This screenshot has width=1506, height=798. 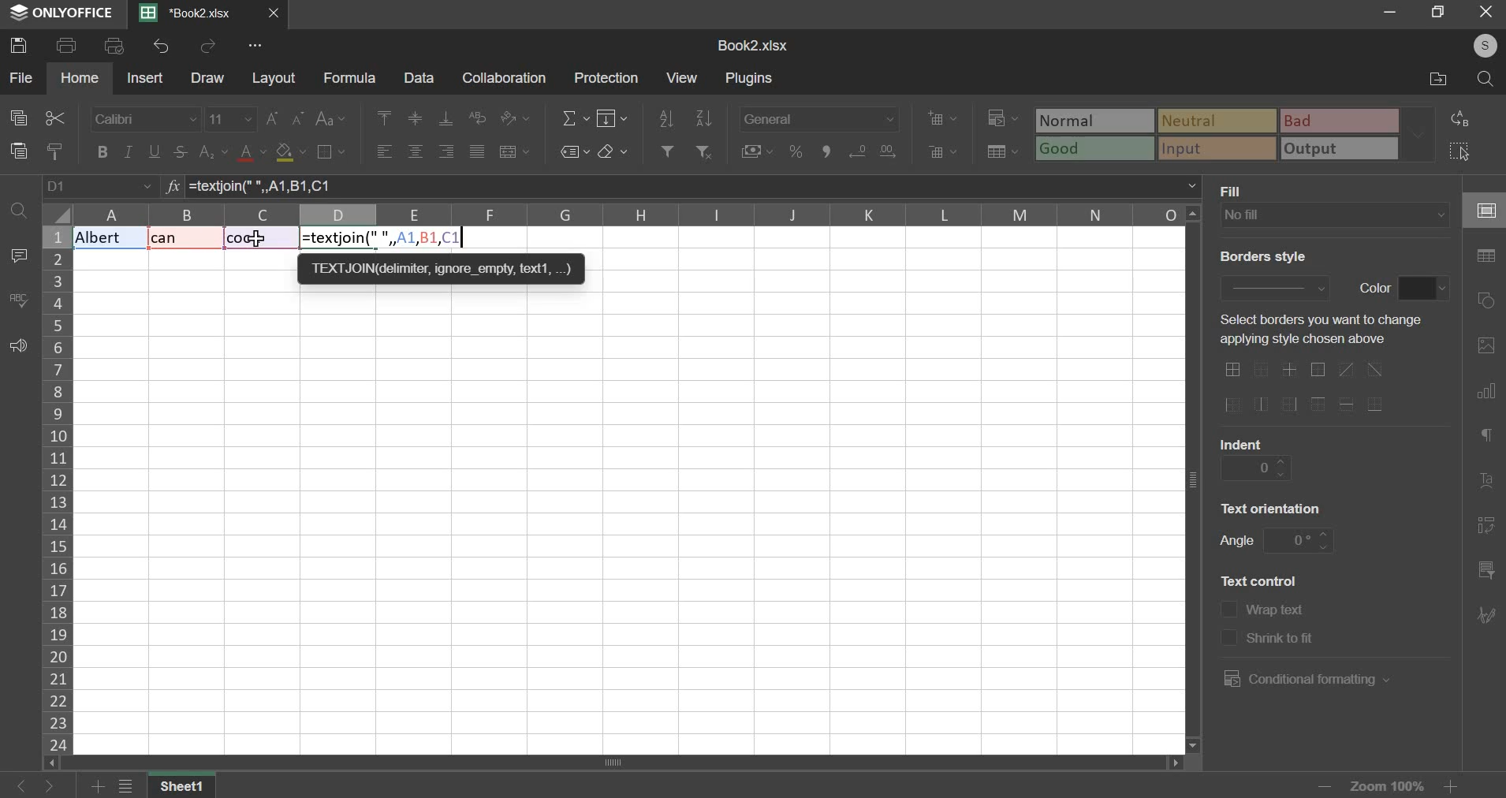 I want to click on =textjoin(" ", A1, B1, C1, so click(x=694, y=186).